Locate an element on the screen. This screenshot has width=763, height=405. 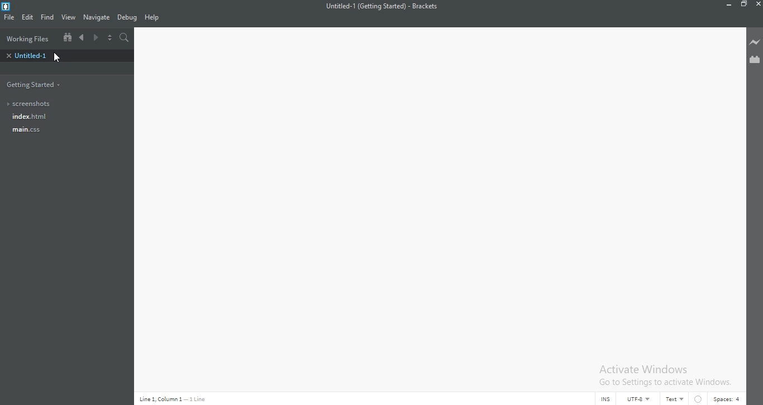
Spaces:4 is located at coordinates (727, 399).